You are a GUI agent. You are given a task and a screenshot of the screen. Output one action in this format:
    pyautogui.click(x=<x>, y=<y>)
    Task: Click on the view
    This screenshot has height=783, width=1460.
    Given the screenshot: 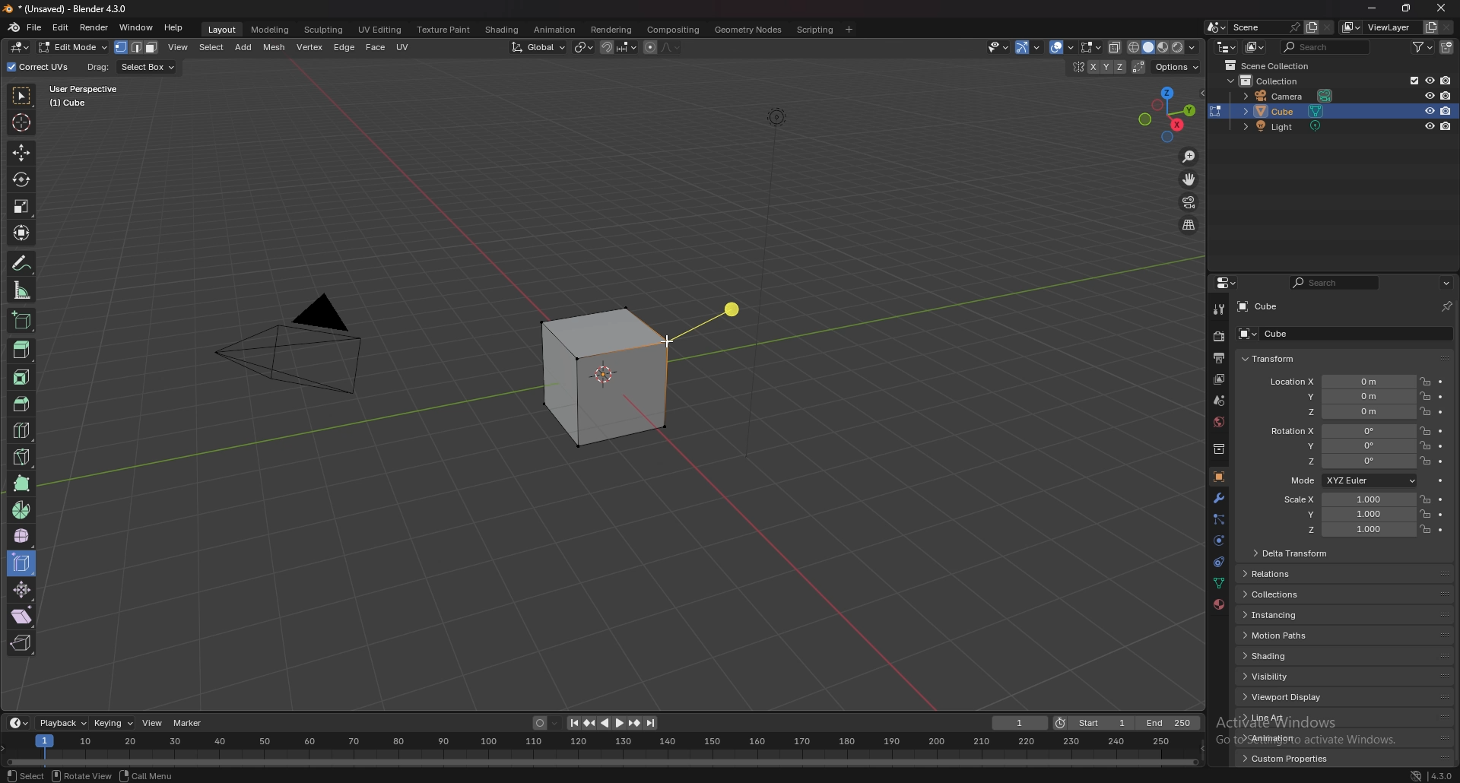 What is the action you would take?
    pyautogui.click(x=152, y=721)
    